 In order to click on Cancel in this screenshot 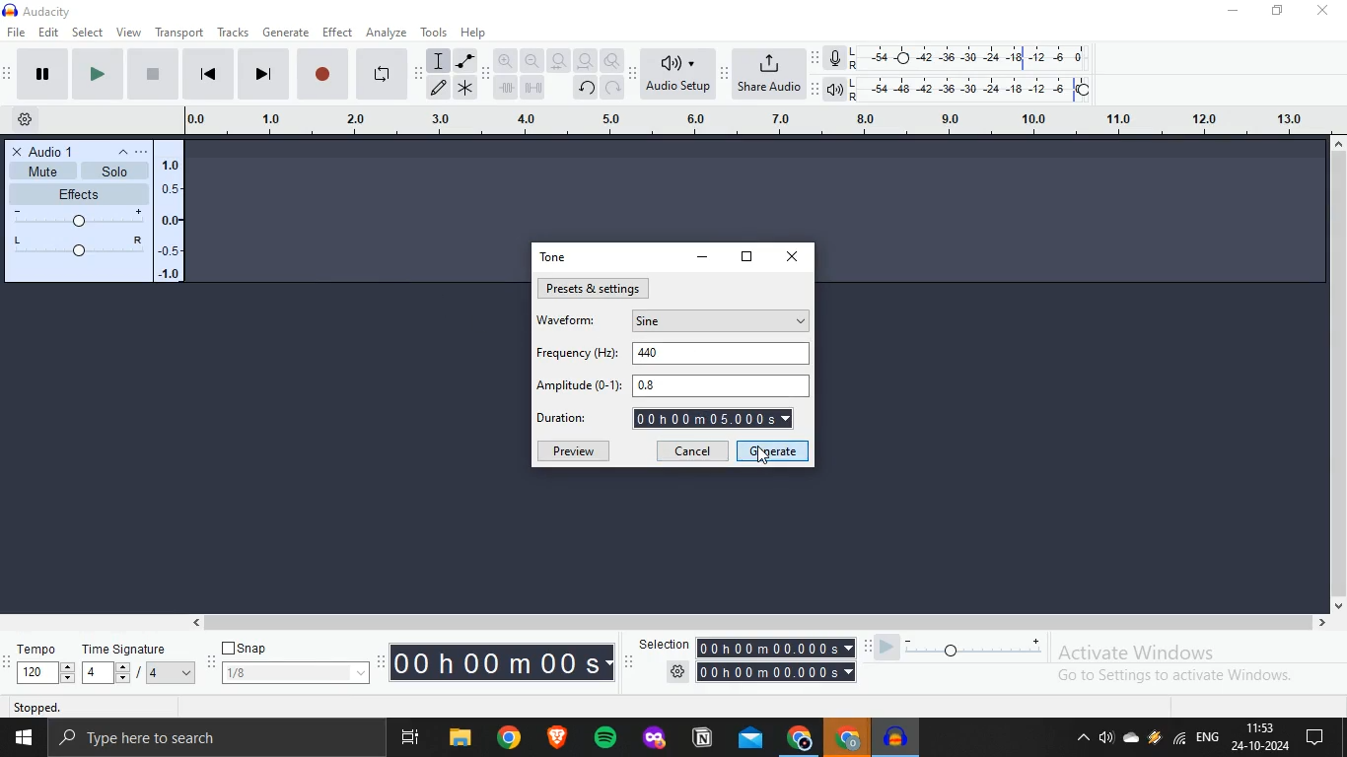, I will do `click(691, 448)`.